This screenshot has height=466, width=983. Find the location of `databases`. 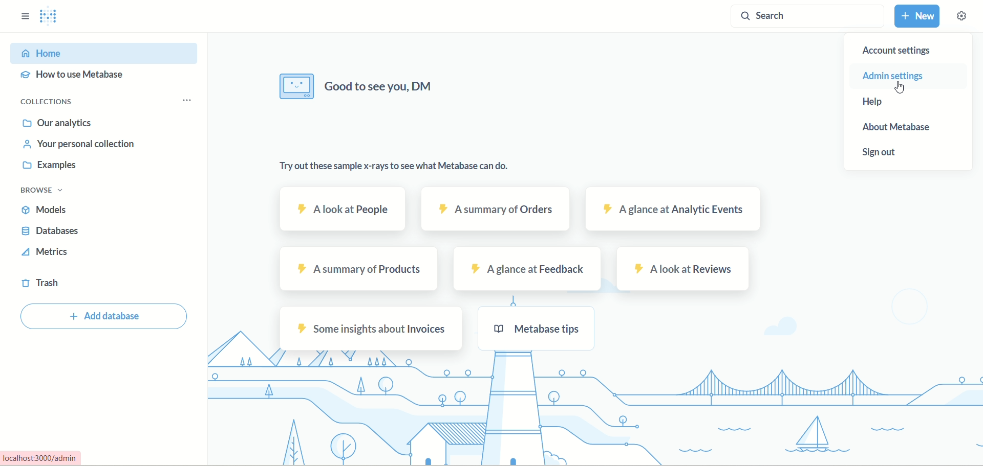

databases is located at coordinates (55, 234).